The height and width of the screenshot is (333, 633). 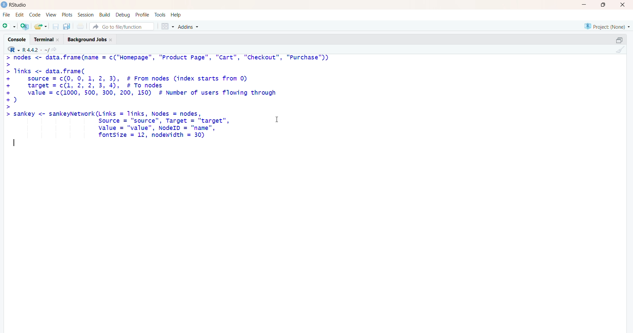 I want to click on cursor, so click(x=276, y=120).